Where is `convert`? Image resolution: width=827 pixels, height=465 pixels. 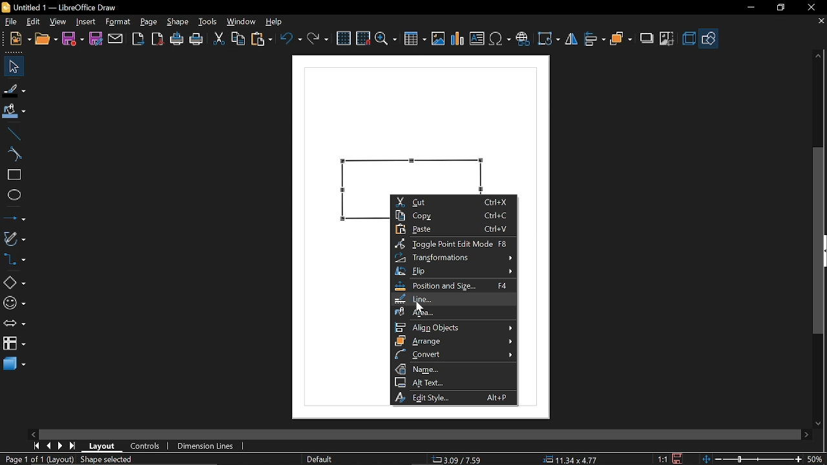 convert is located at coordinates (453, 355).